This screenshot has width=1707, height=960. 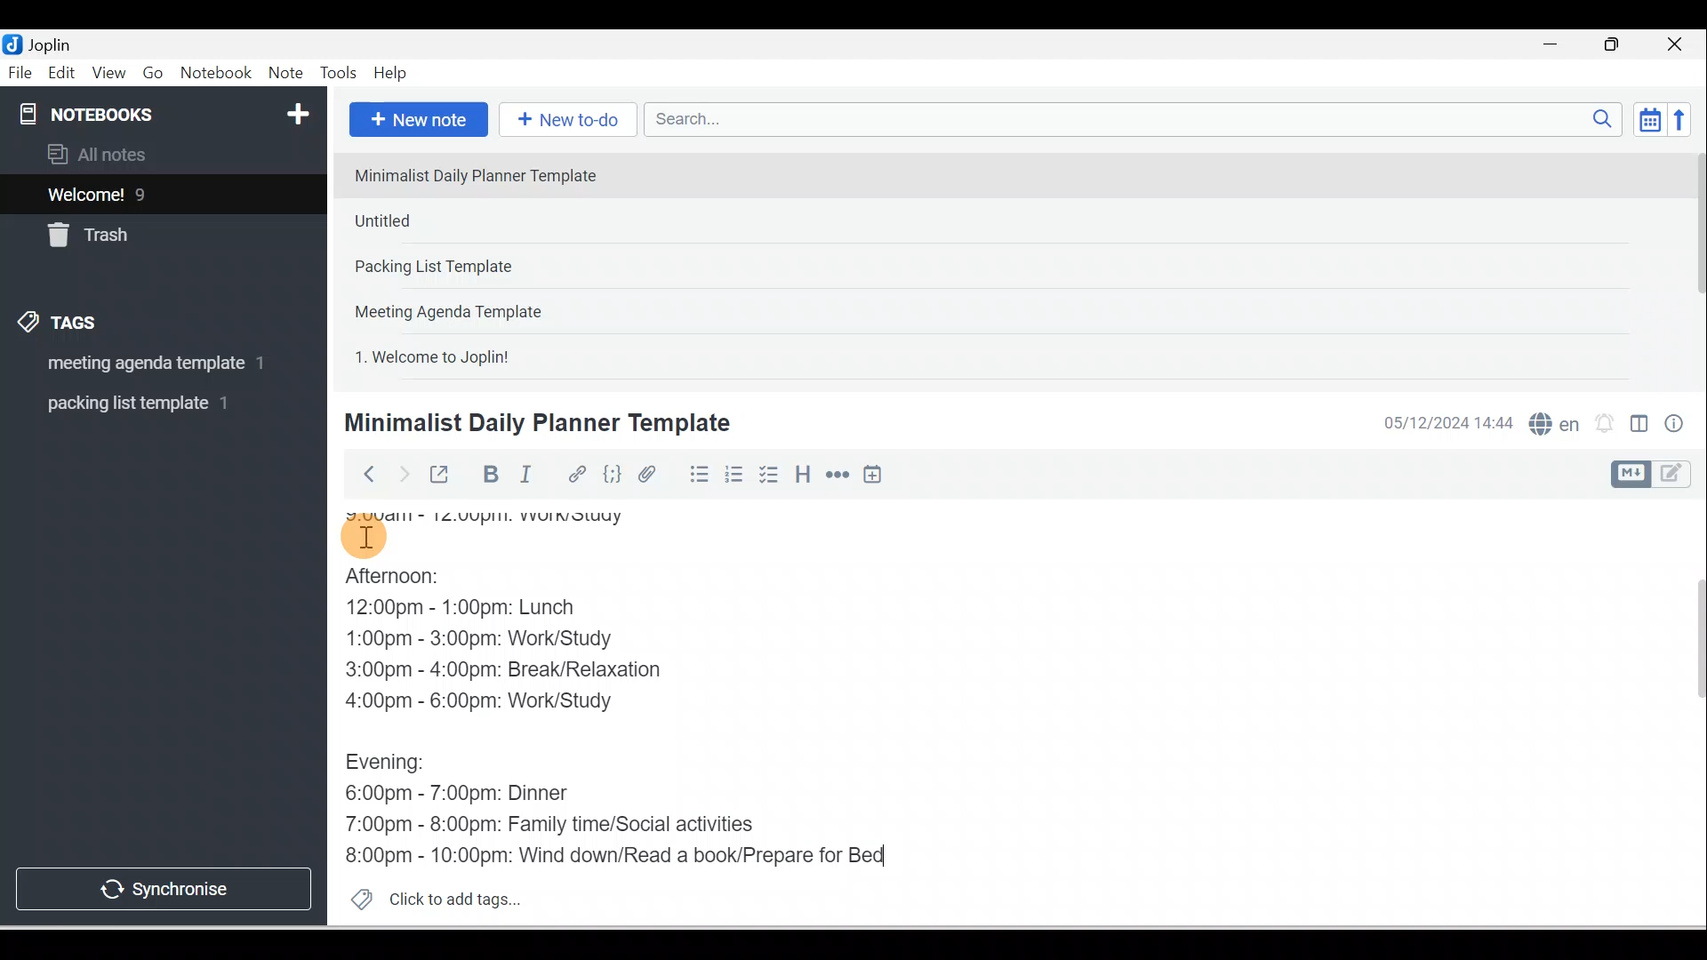 What do you see at coordinates (131, 230) in the screenshot?
I see `Trash` at bounding box center [131, 230].